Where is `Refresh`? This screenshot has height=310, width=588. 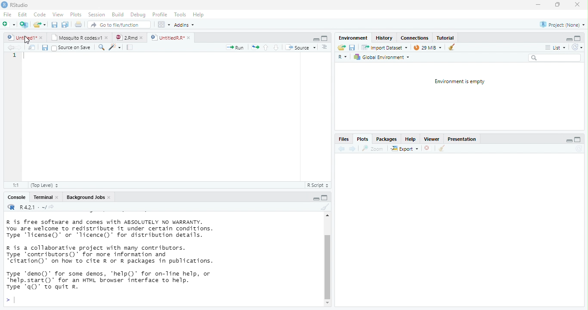 Refresh is located at coordinates (577, 47).